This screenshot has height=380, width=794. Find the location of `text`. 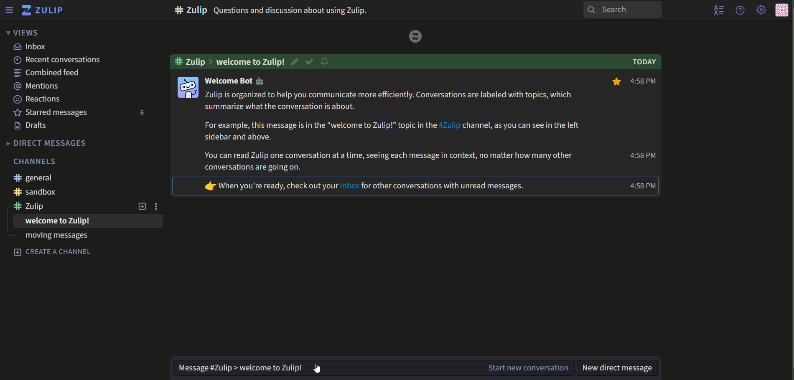

text is located at coordinates (646, 82).